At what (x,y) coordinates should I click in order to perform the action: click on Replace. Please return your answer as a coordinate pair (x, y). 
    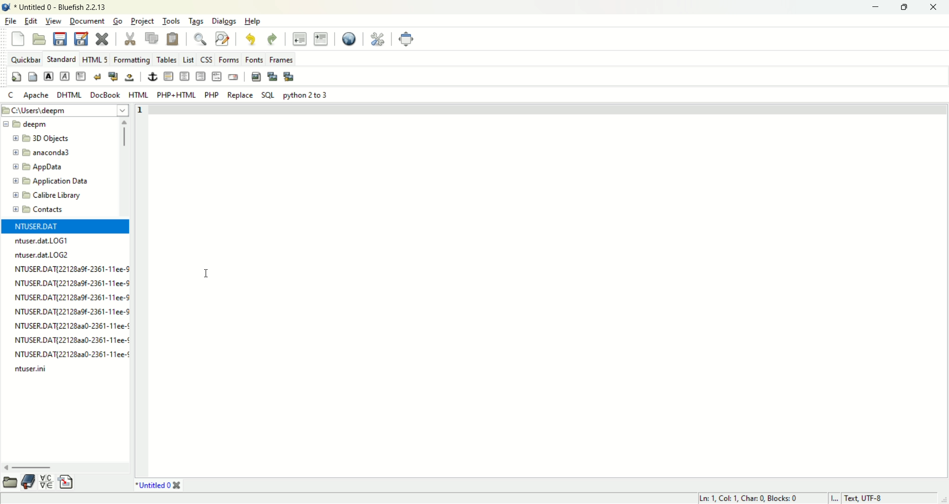
    Looking at the image, I should click on (241, 95).